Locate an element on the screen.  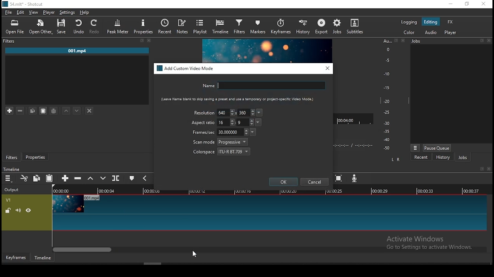
markers is located at coordinates (259, 26).